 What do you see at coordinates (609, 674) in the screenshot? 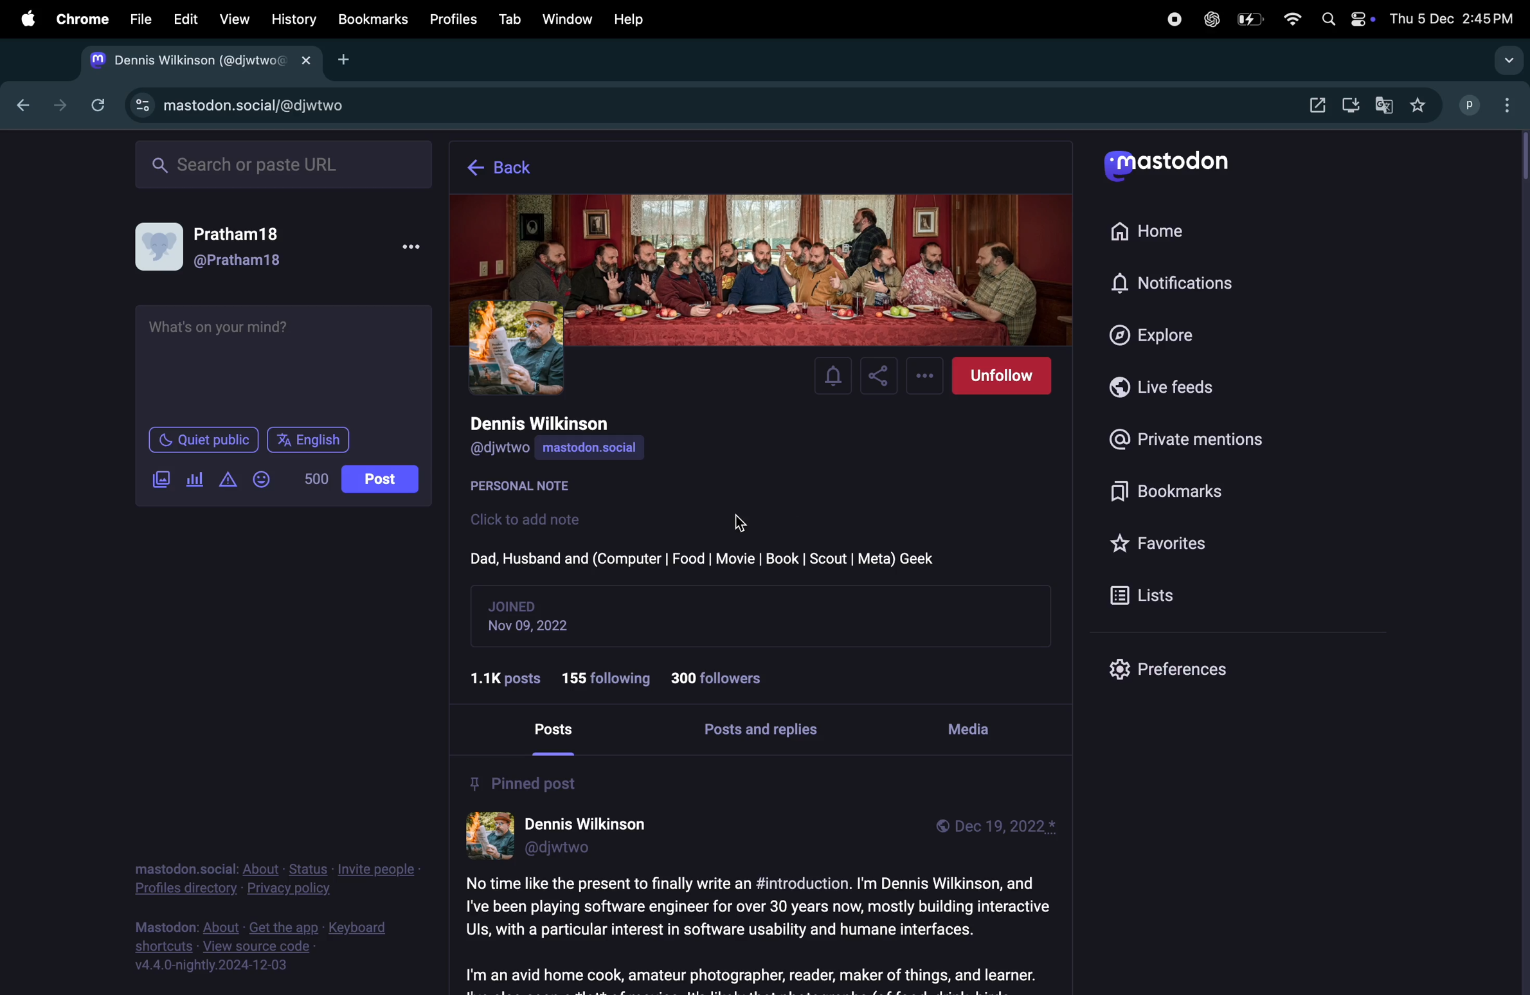
I see `155 following` at bounding box center [609, 674].